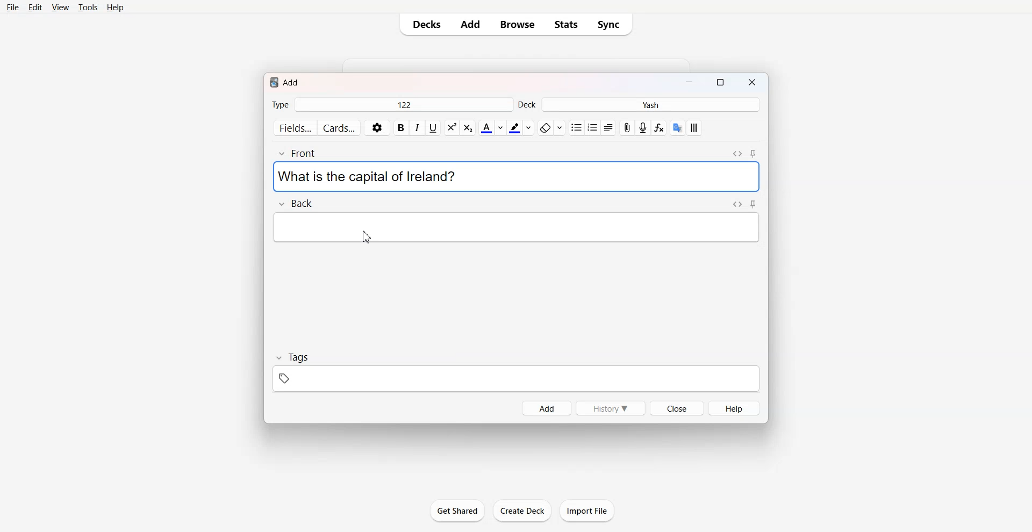 This screenshot has width=1032, height=532. Describe the element at coordinates (734, 408) in the screenshot. I see `Help` at that location.